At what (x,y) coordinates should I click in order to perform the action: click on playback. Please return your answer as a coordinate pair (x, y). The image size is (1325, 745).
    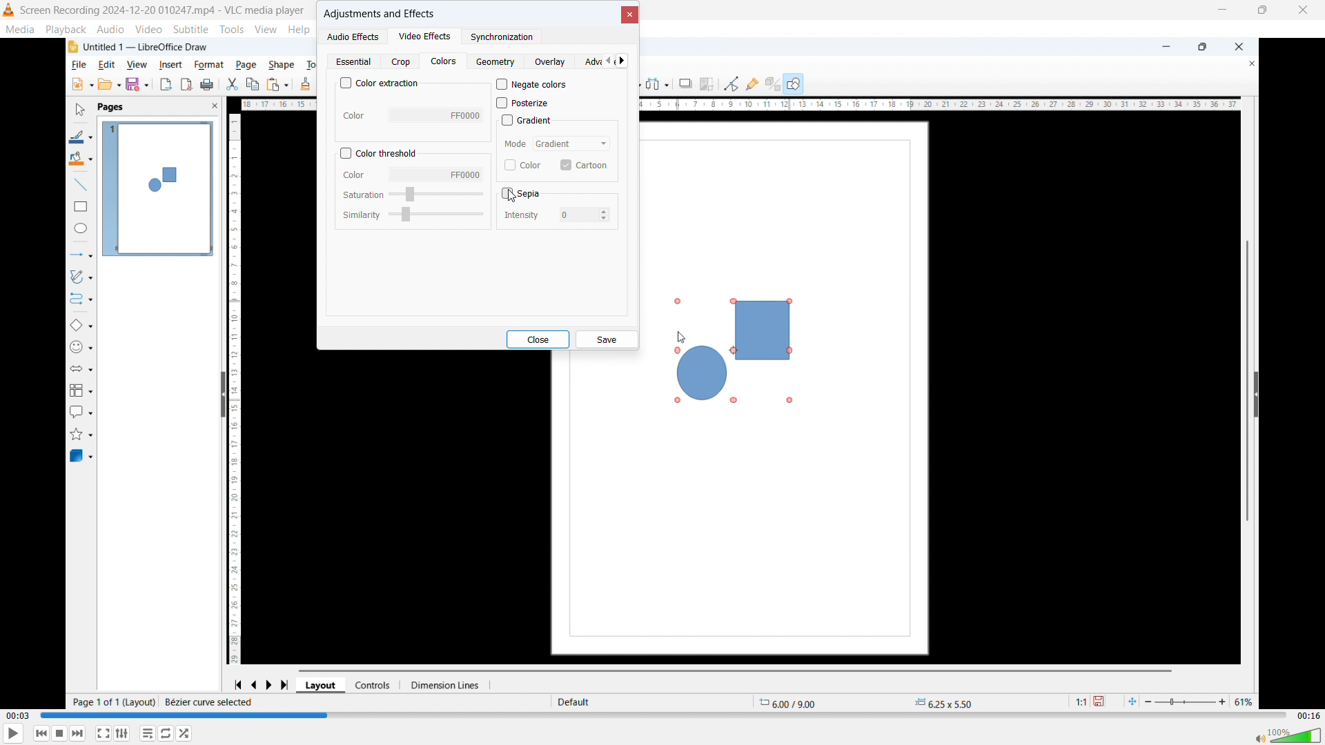
    Looking at the image, I should click on (66, 29).